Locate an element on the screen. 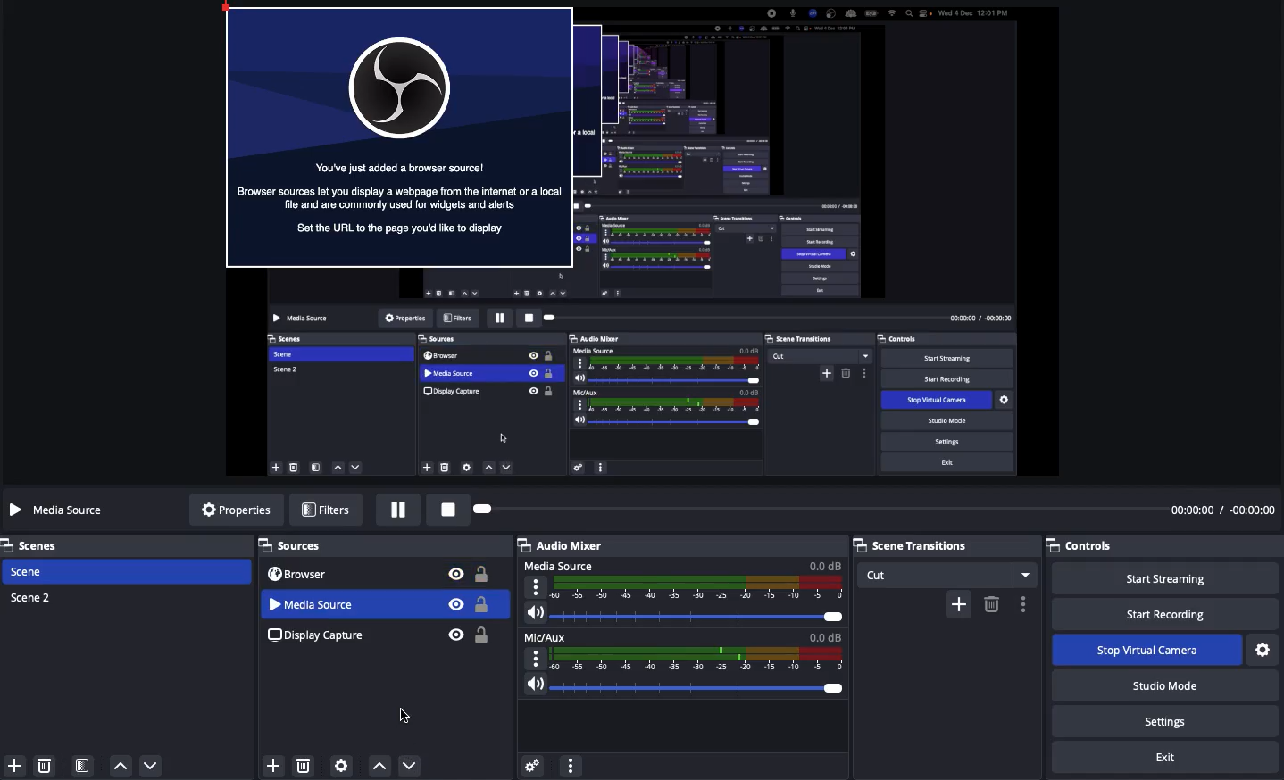  Moved down is located at coordinates (413, 720).